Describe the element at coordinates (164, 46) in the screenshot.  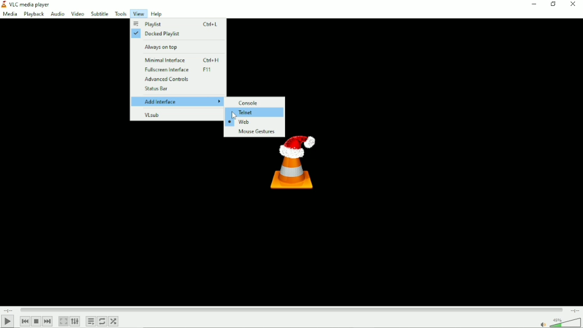
I see `Always on top` at that location.